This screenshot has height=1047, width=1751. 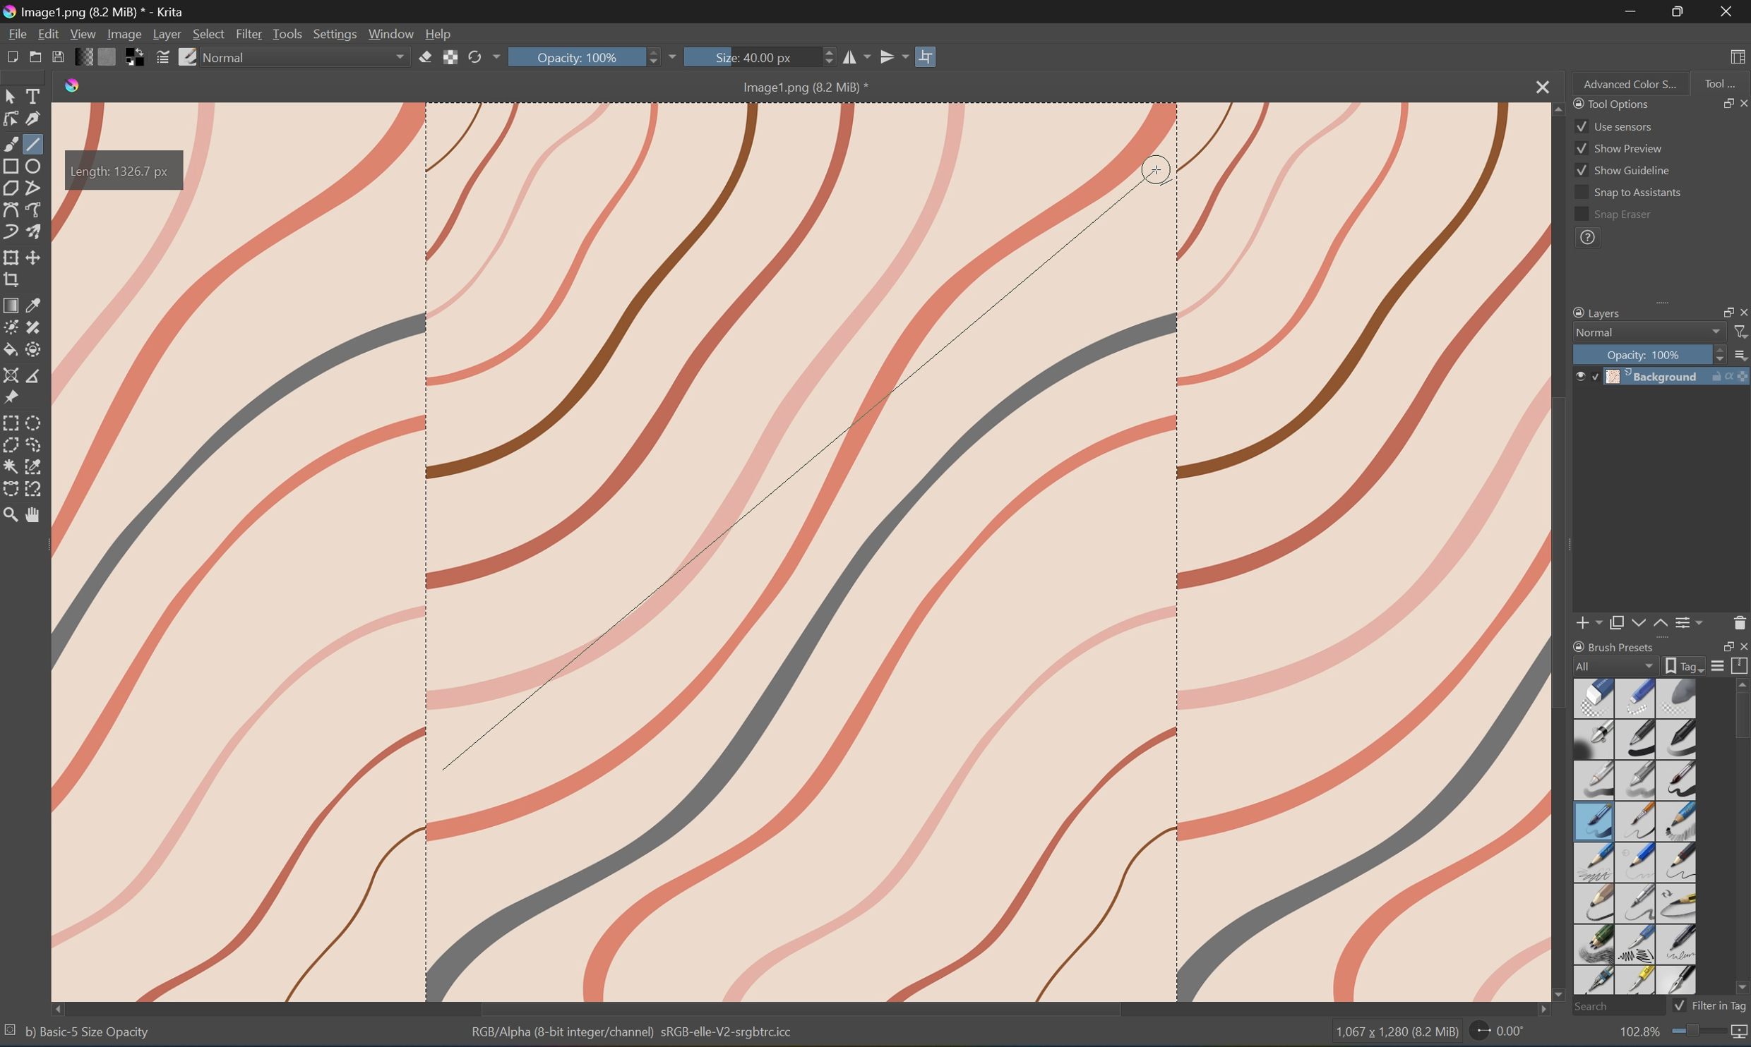 I want to click on Crop the image to an area, so click(x=11, y=280).